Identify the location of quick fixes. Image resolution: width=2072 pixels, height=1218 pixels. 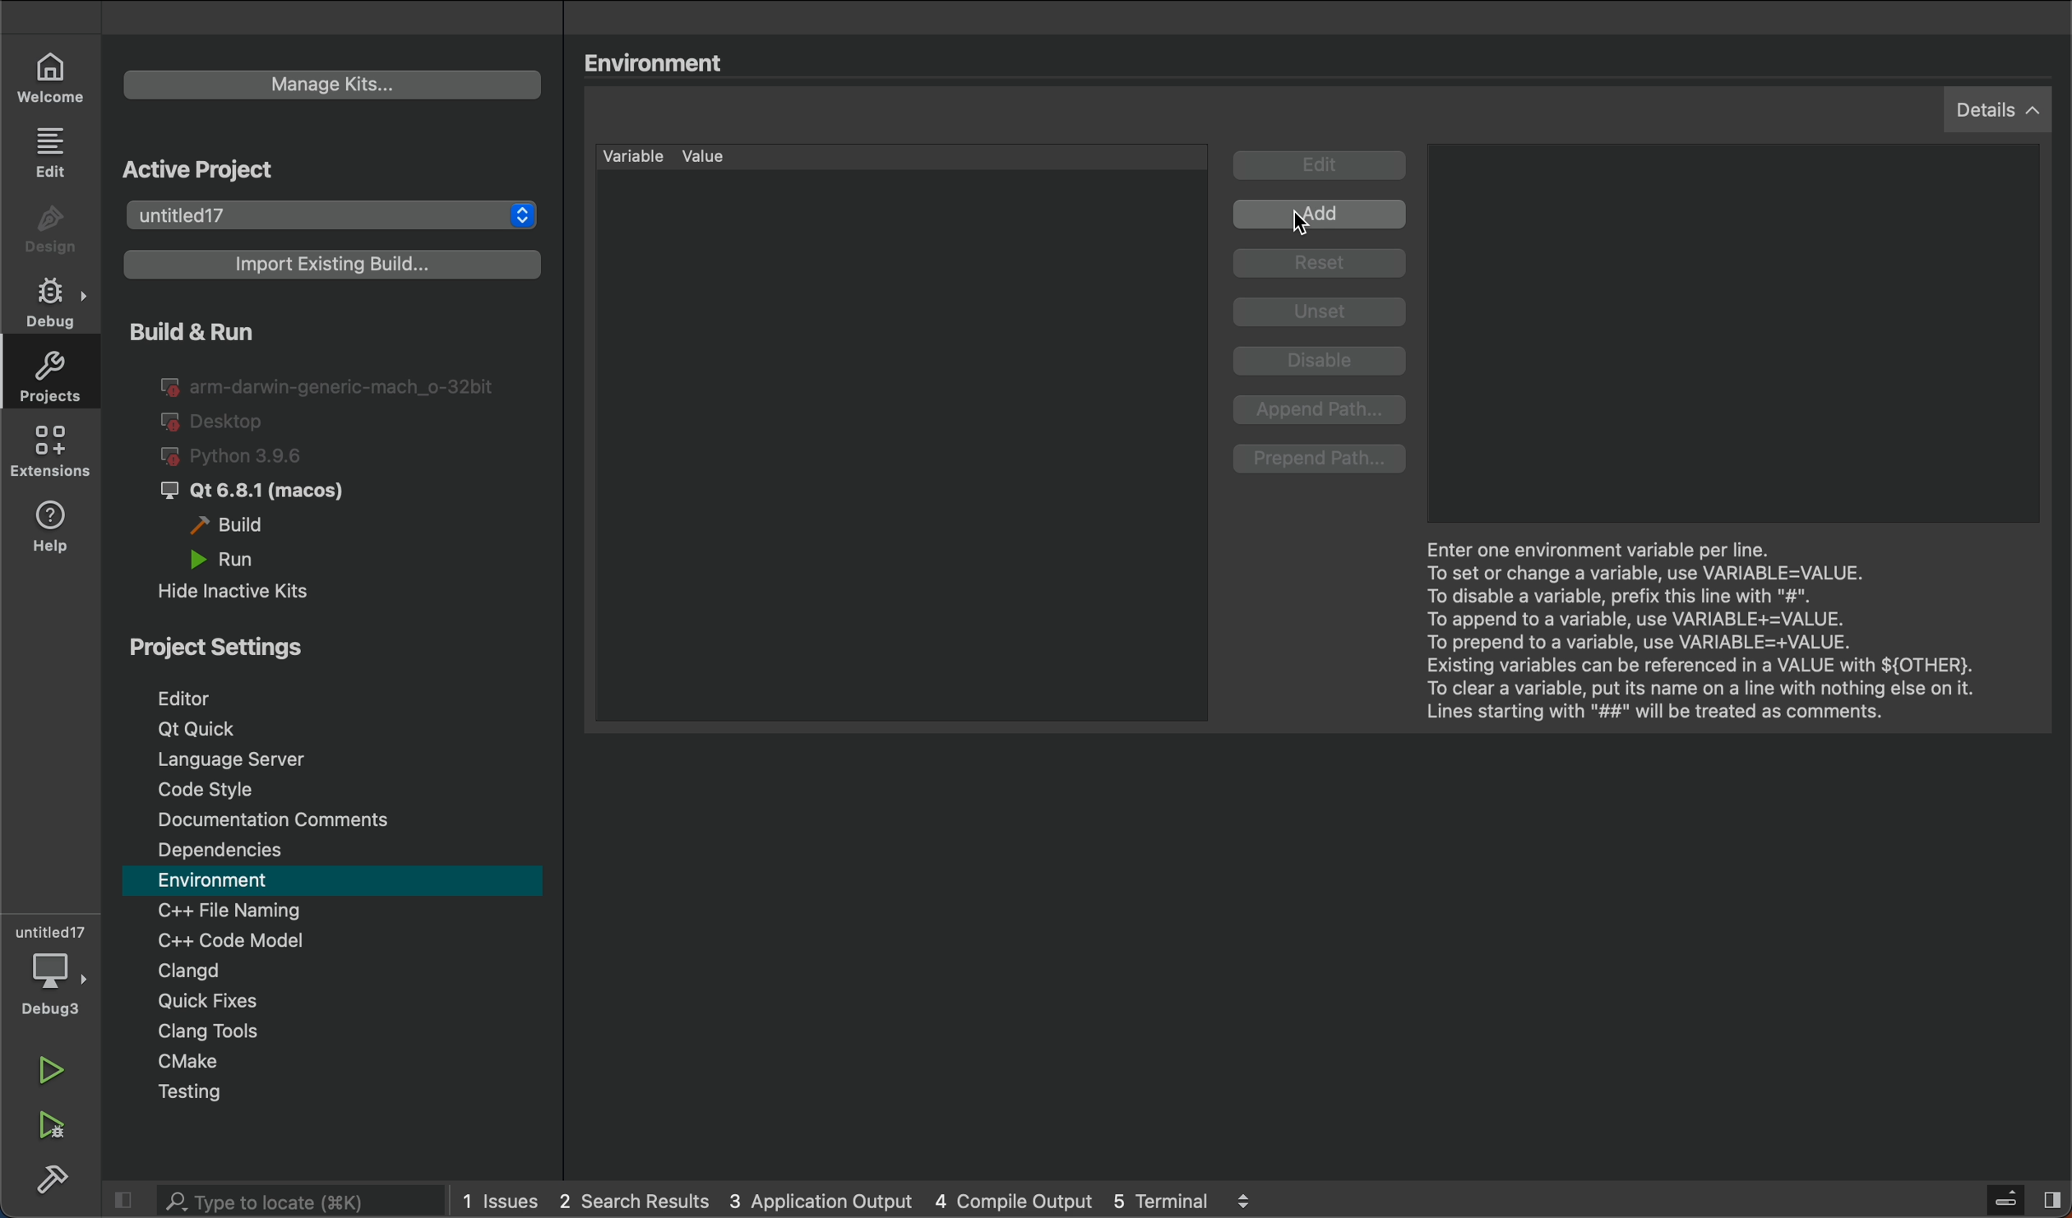
(335, 1003).